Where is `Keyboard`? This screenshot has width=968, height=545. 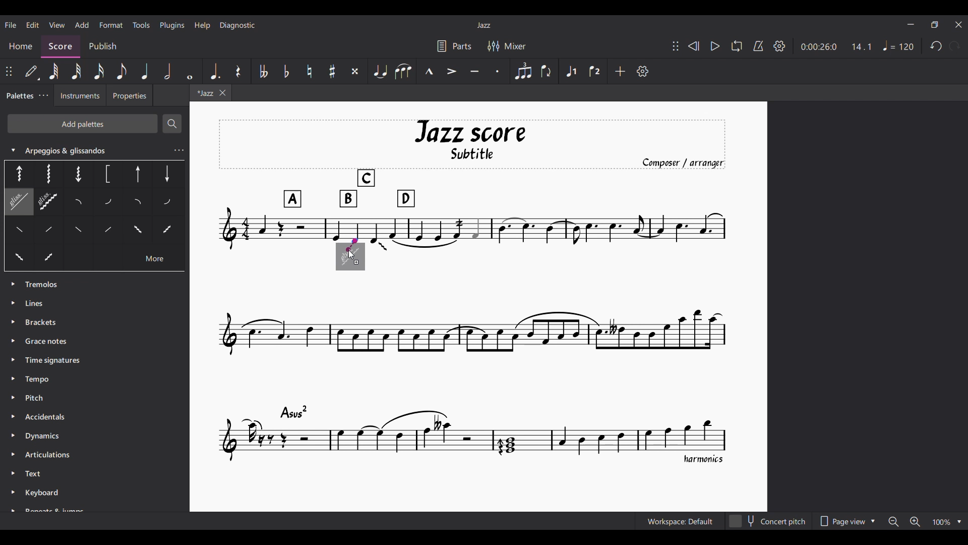 Keyboard is located at coordinates (46, 495).